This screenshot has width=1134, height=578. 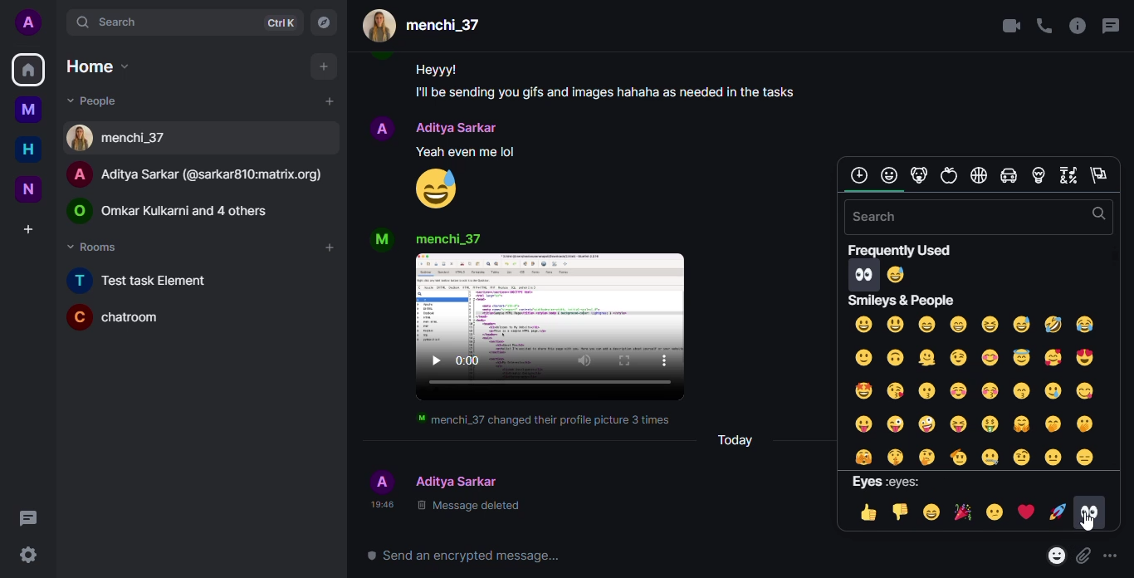 What do you see at coordinates (971, 389) in the screenshot?
I see `smileys` at bounding box center [971, 389].